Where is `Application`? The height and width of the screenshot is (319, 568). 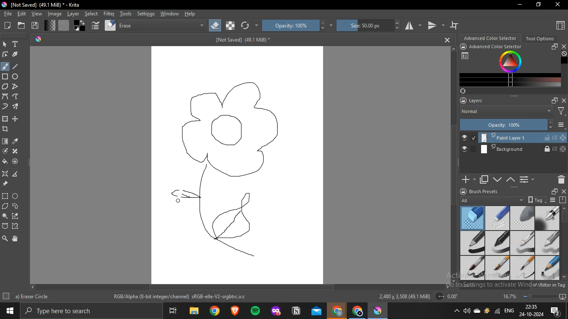 Application is located at coordinates (235, 310).